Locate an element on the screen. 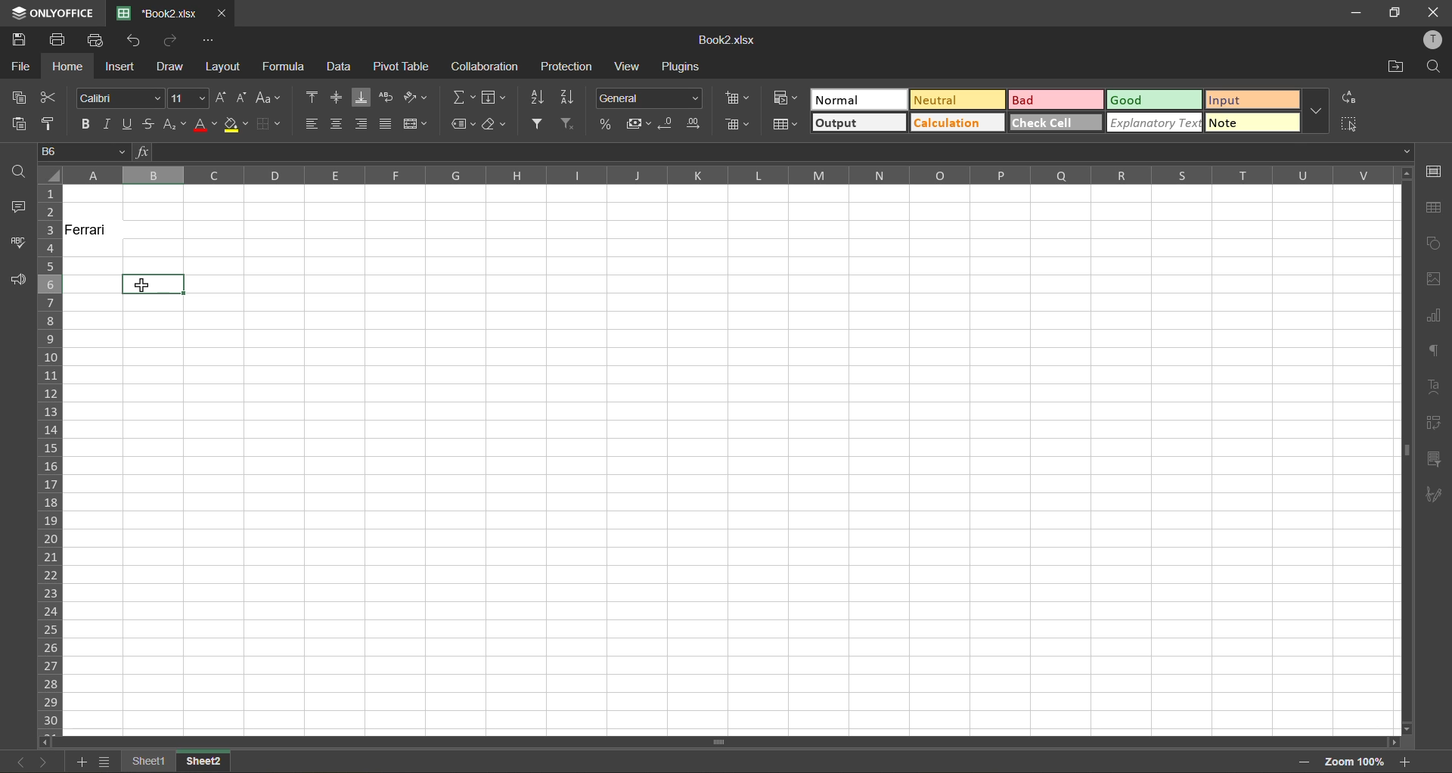 The width and height of the screenshot is (1452, 773). sheet list is located at coordinates (104, 762).